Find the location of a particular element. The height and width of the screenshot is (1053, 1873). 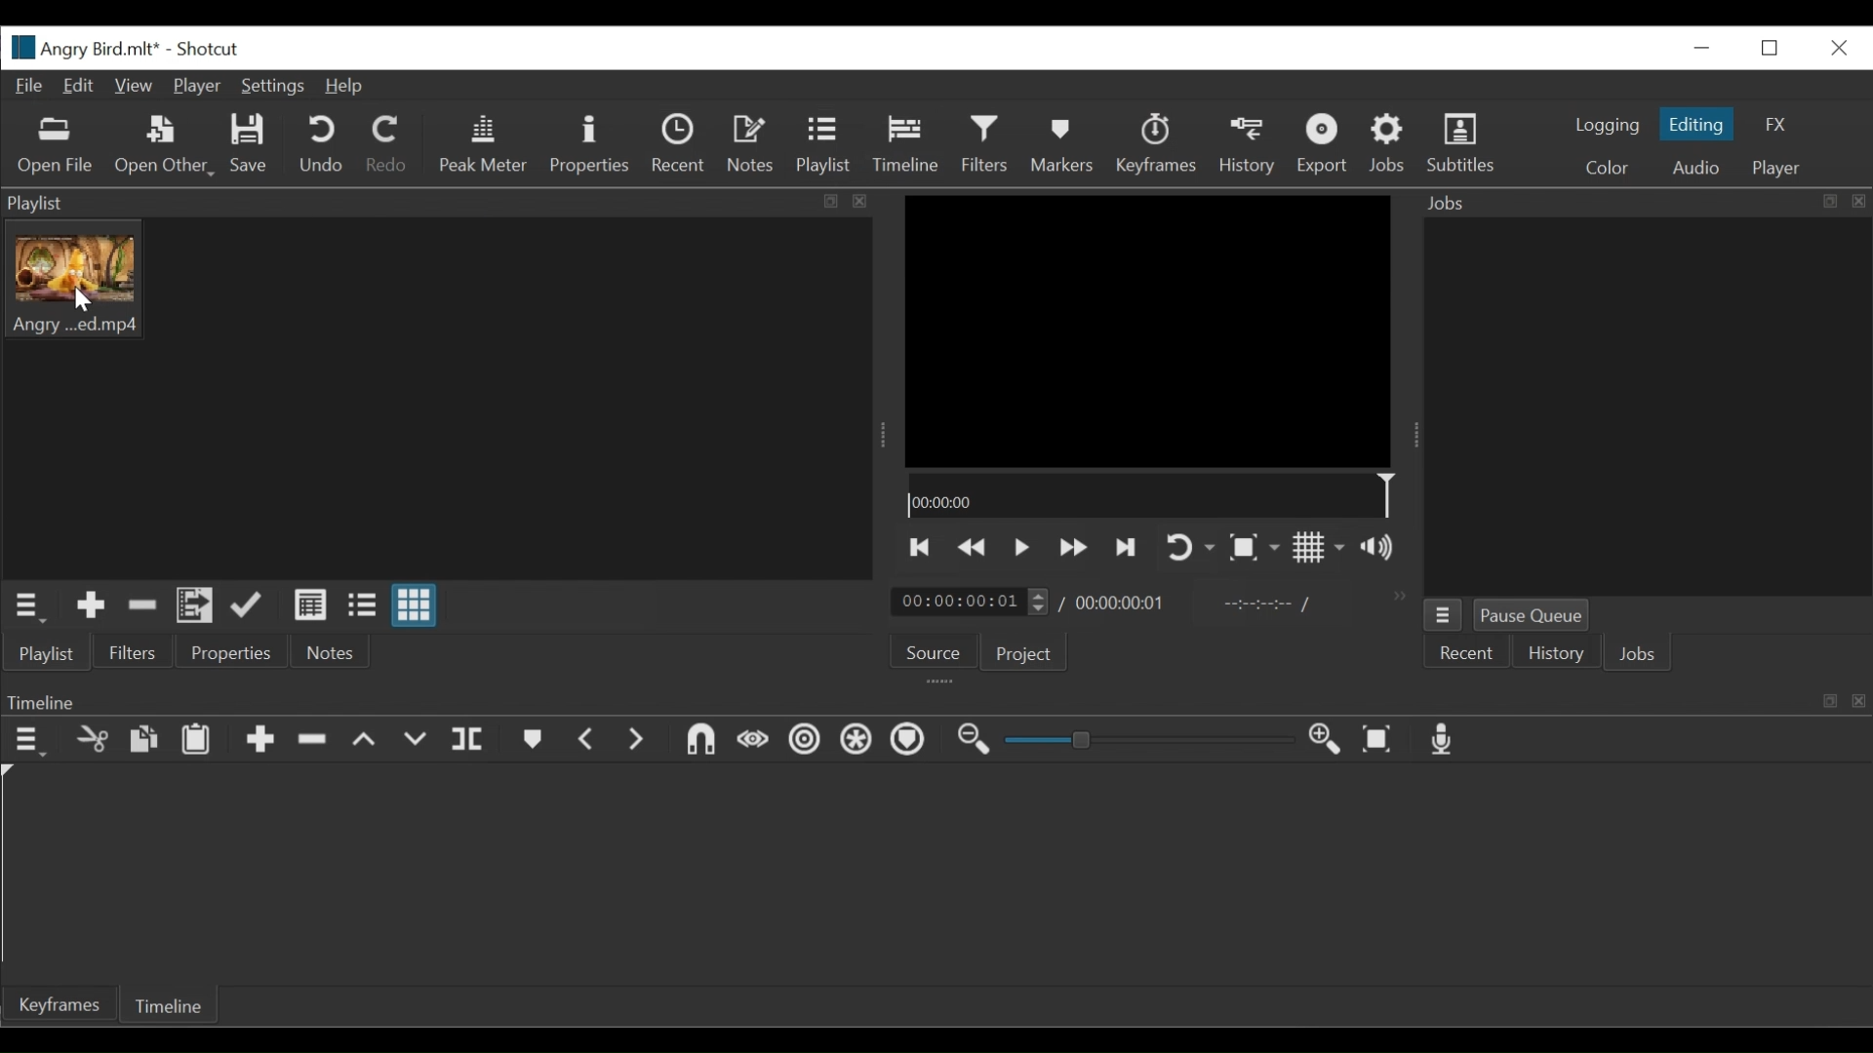

Split playhead is located at coordinates (469, 740).